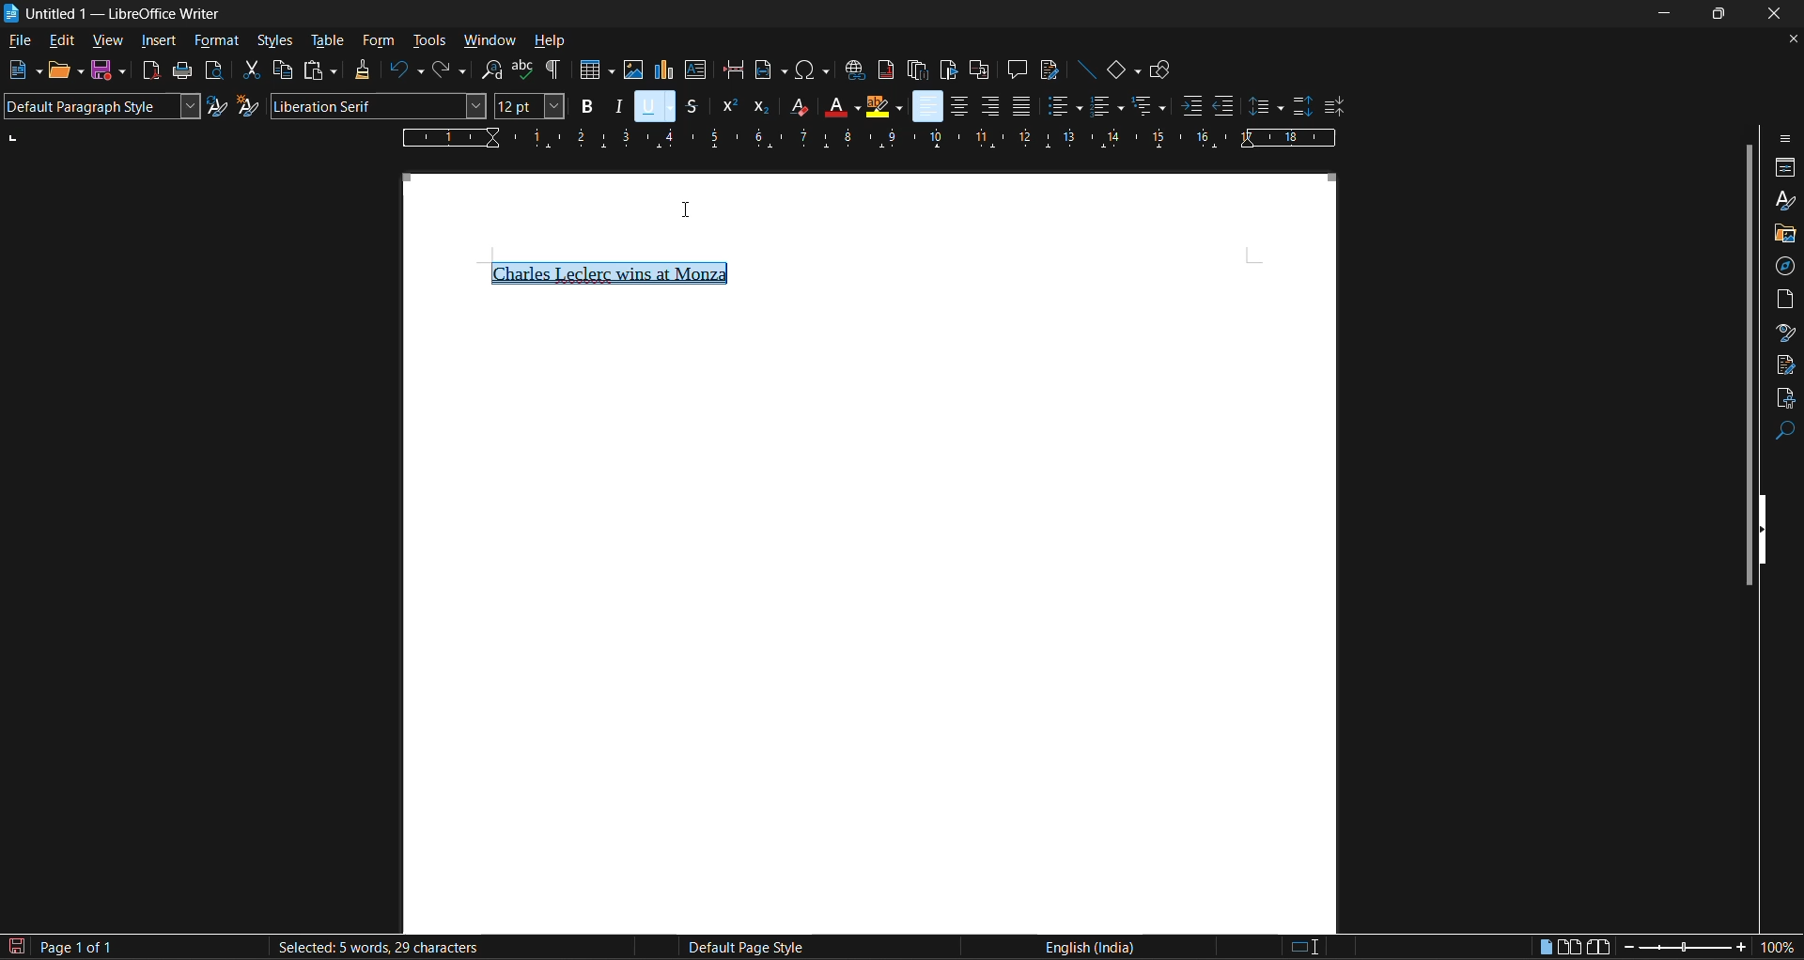 Image resolution: width=1804 pixels, height=960 pixels. I want to click on zoom factor, so click(1781, 946).